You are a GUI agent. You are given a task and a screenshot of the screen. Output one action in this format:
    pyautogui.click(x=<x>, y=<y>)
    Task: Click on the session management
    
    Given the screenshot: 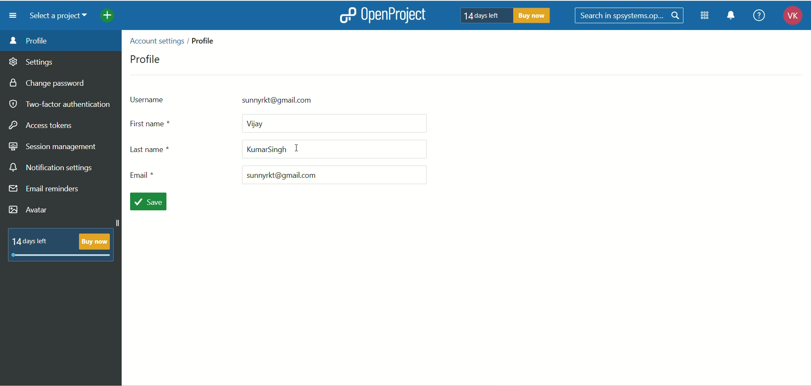 What is the action you would take?
    pyautogui.click(x=53, y=147)
    